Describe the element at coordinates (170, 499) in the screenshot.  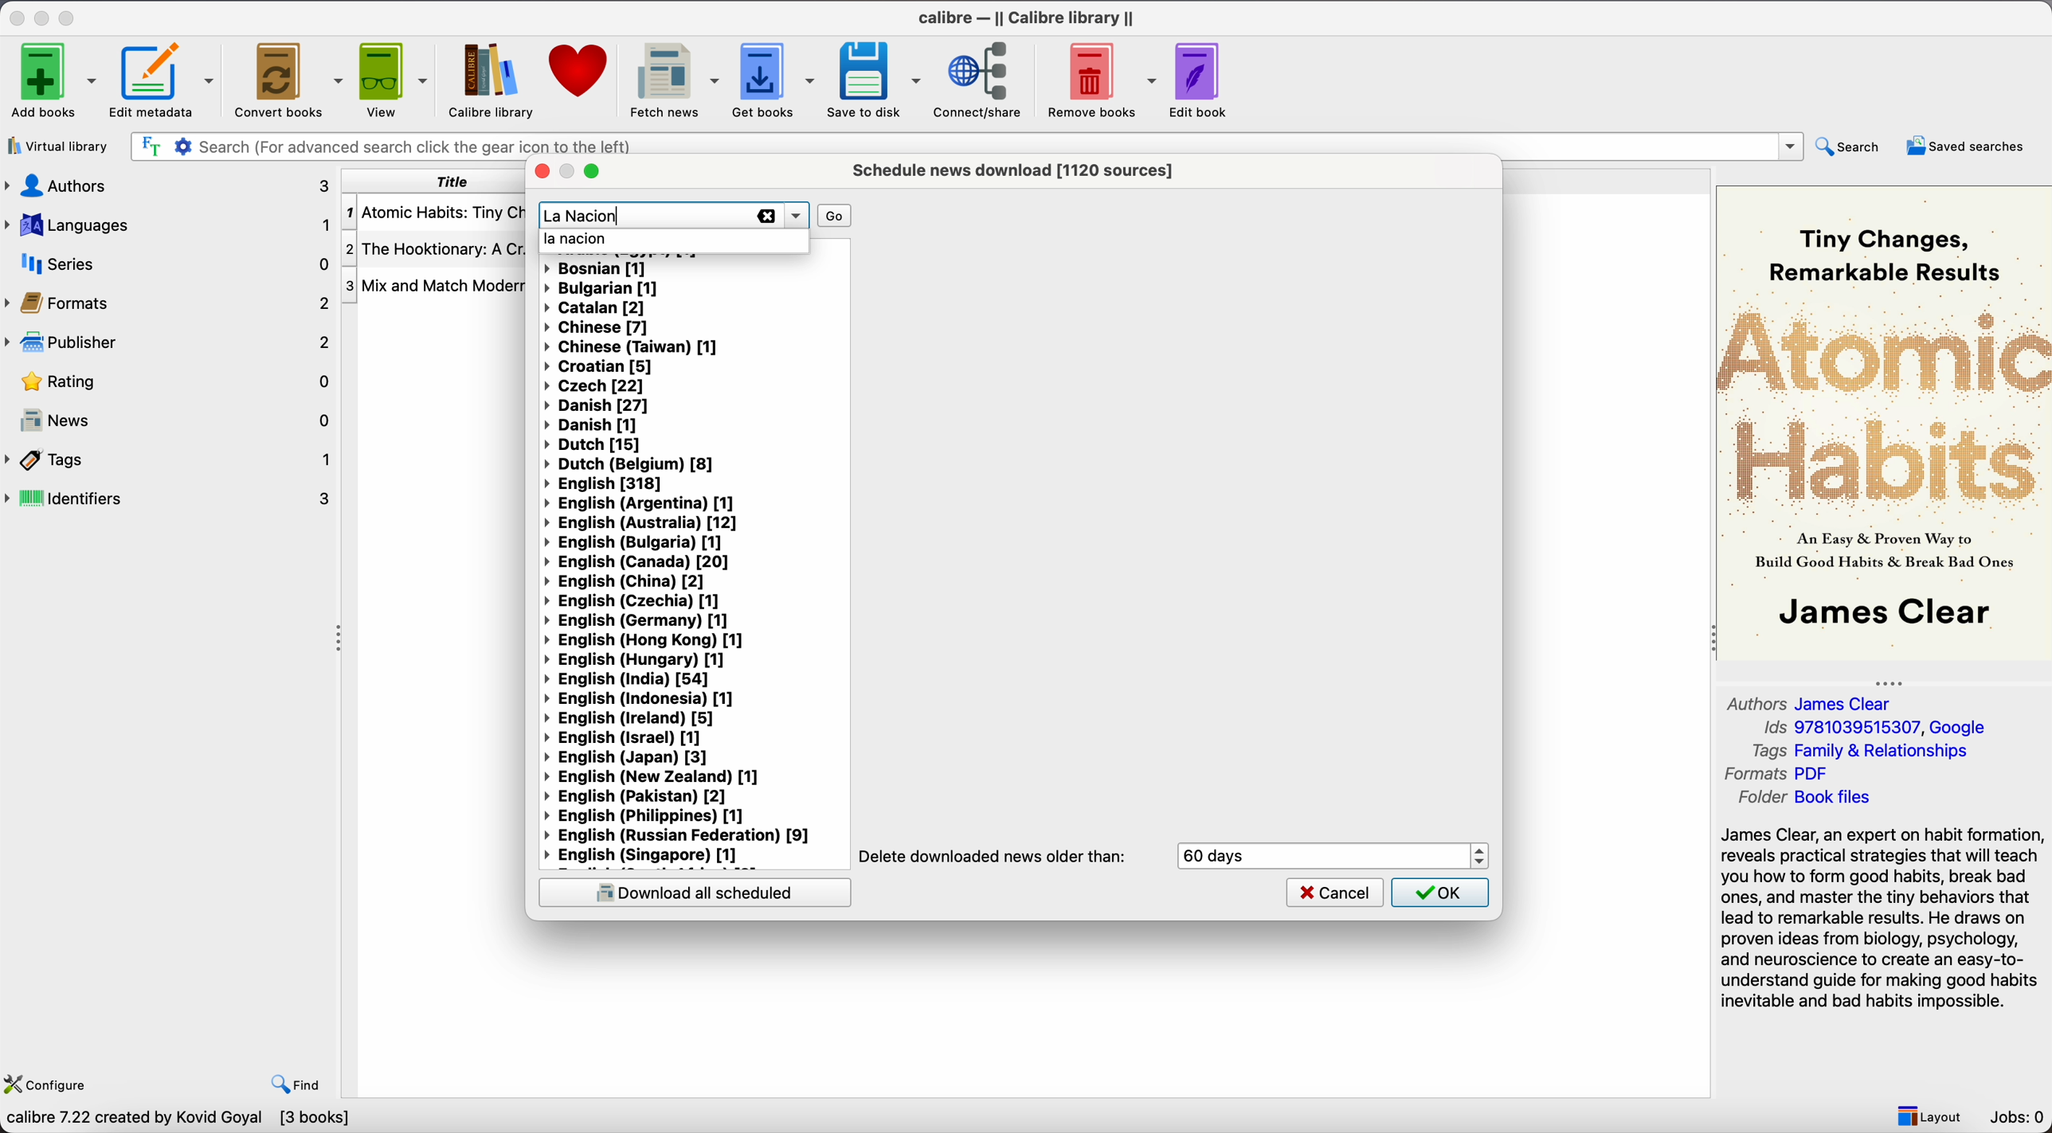
I see `identifiers` at that location.